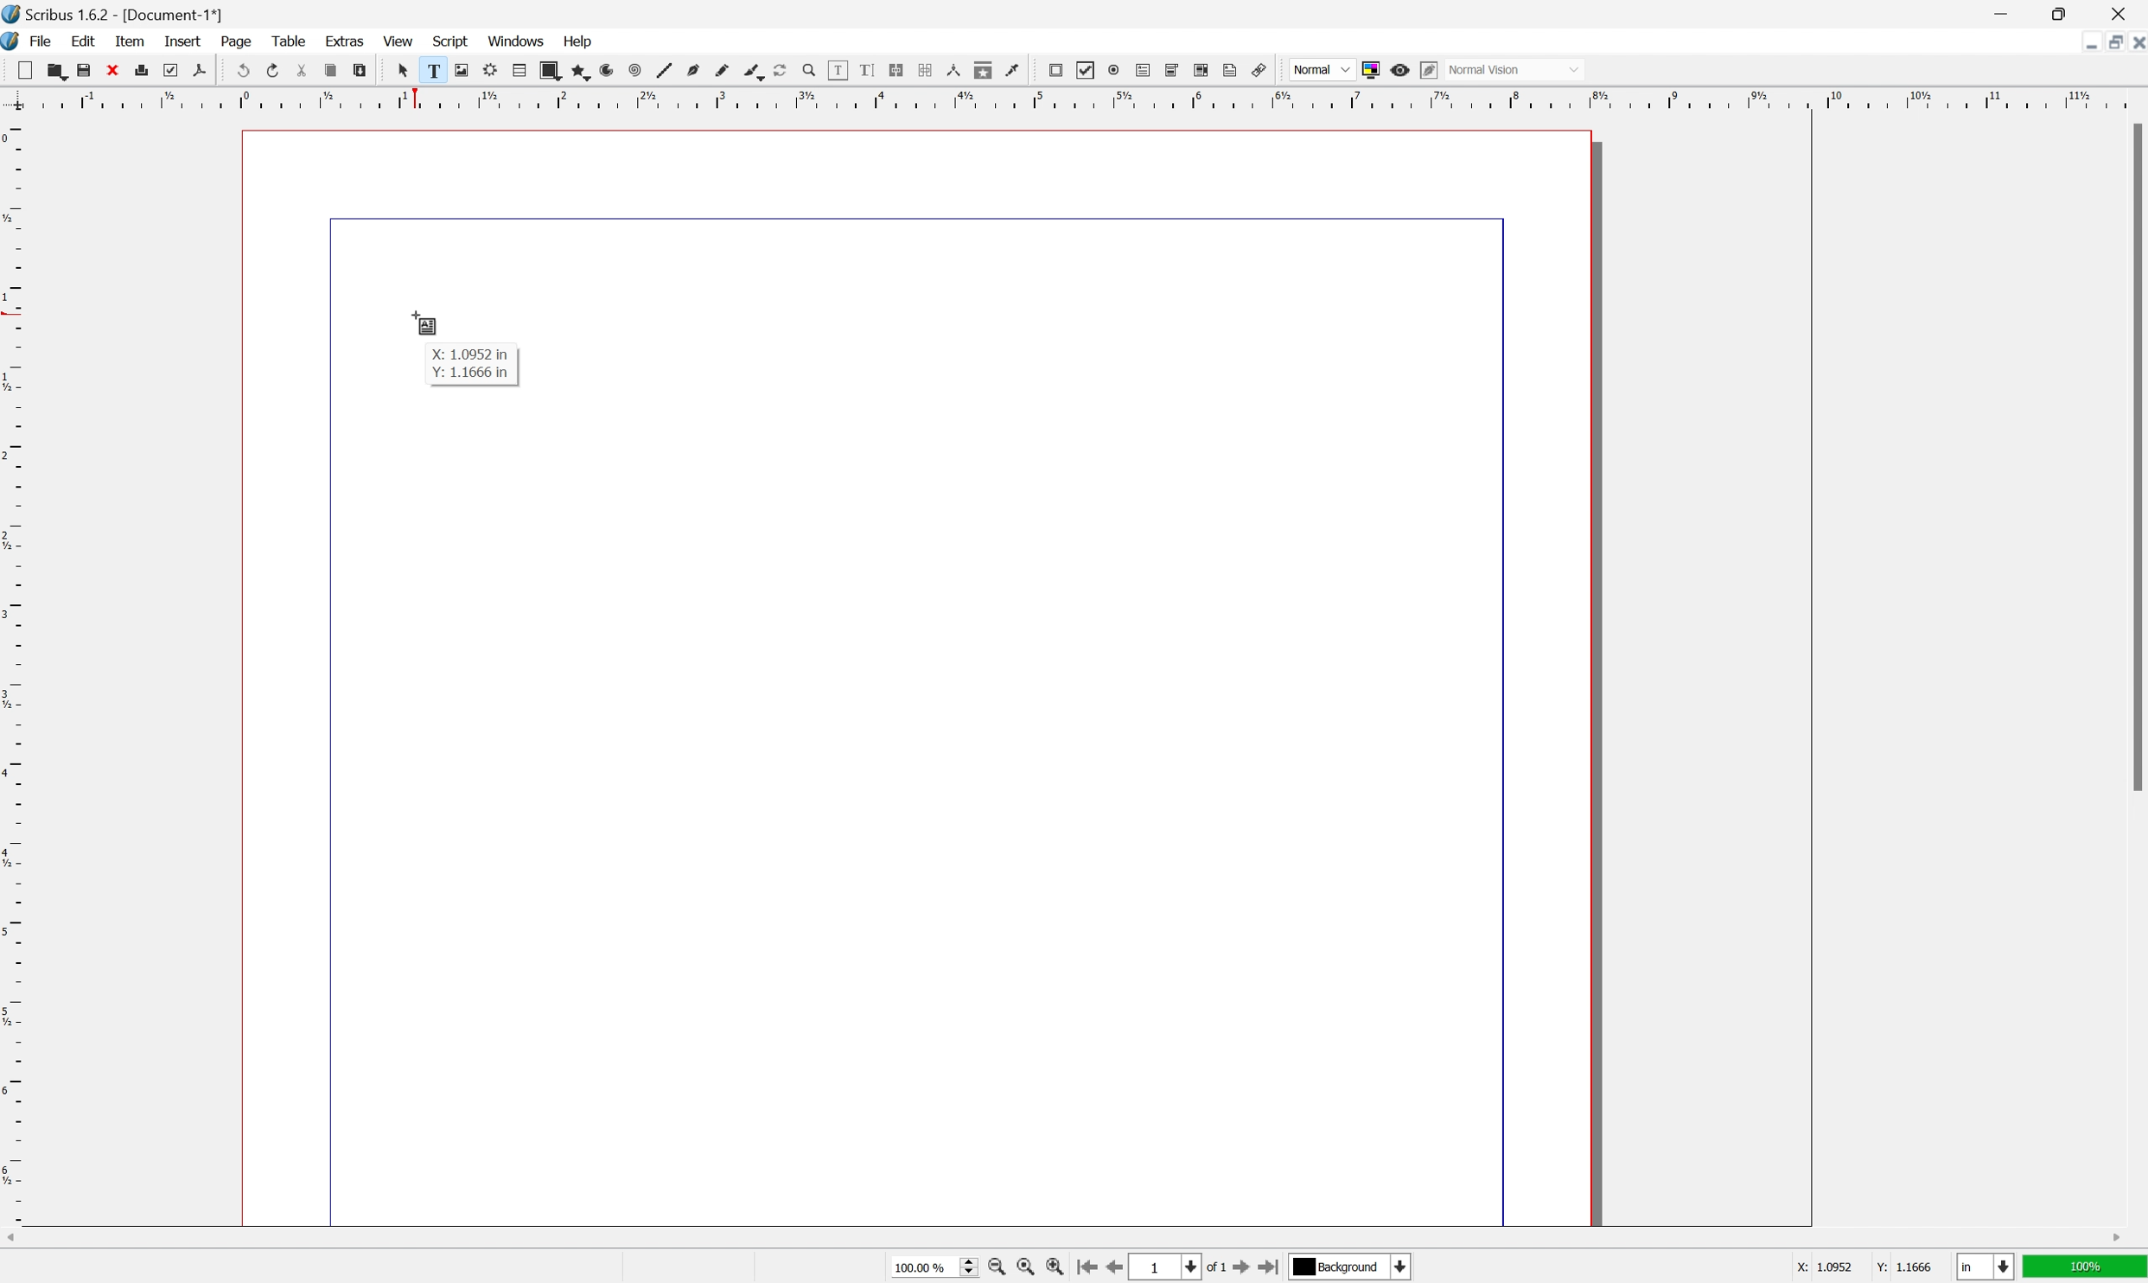 The image size is (2148, 1283). What do you see at coordinates (347, 40) in the screenshot?
I see `extras` at bounding box center [347, 40].